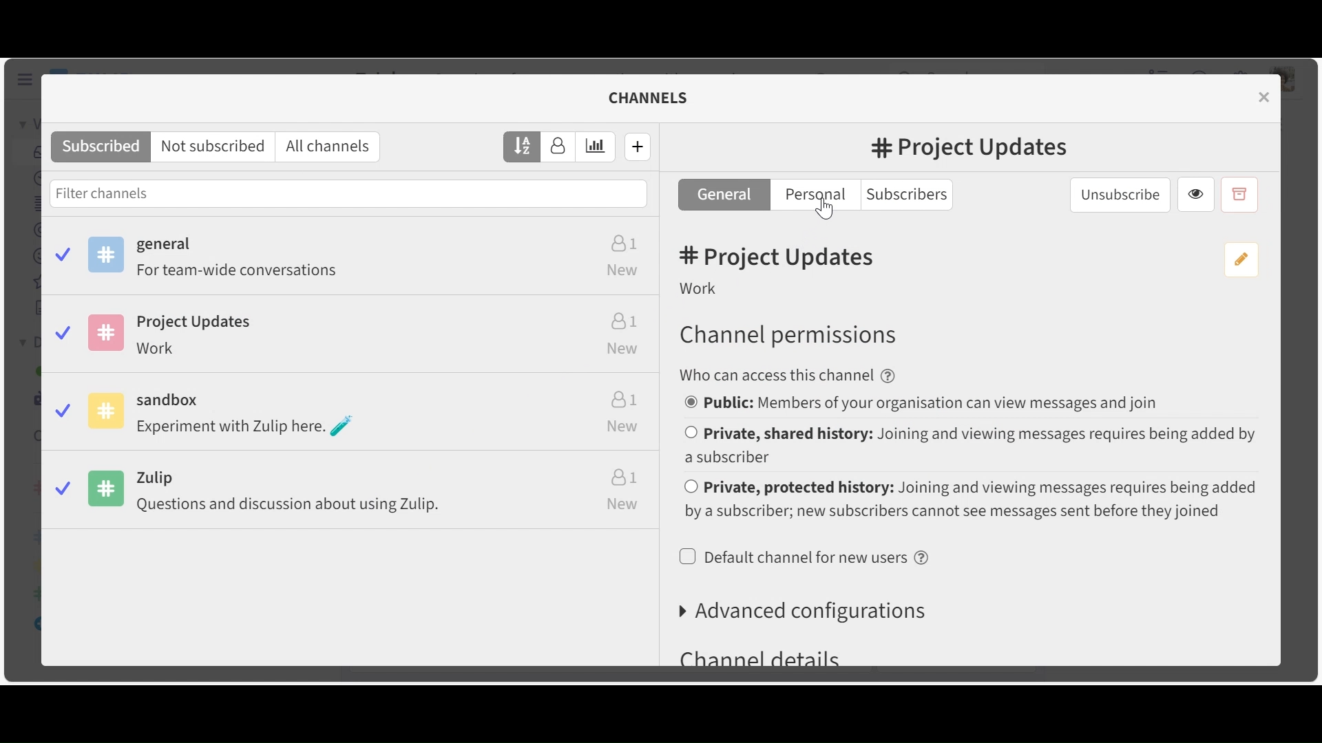 The height and width of the screenshot is (743, 1322). I want to click on Create new channel, so click(638, 146).